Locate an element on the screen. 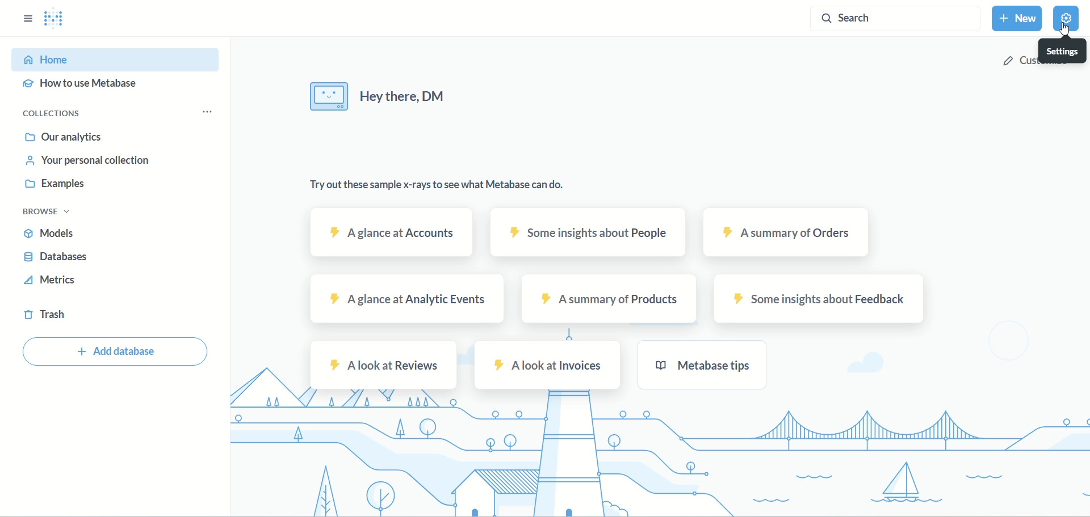  options is located at coordinates (207, 112).